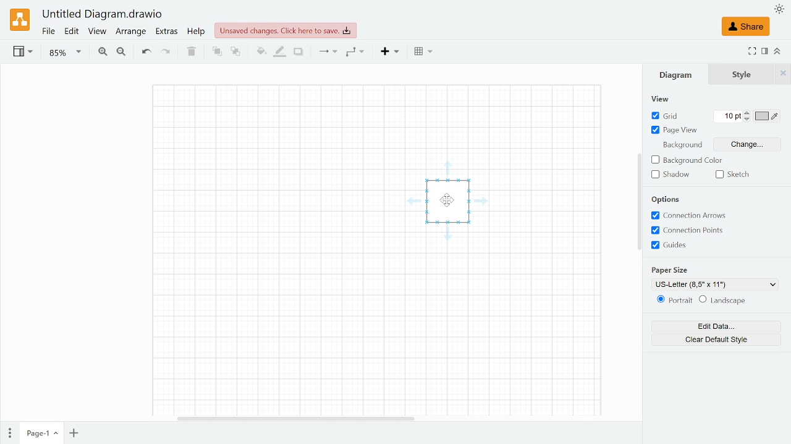  Describe the element at coordinates (671, 245) in the screenshot. I see `Guides` at that location.